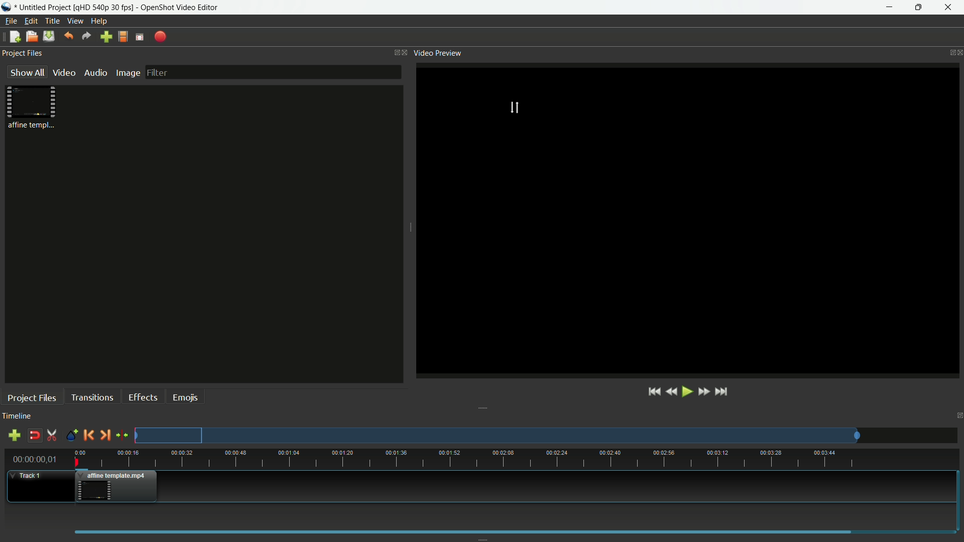 The image size is (964, 542). What do you see at coordinates (101, 8) in the screenshot?
I see `profile` at bounding box center [101, 8].